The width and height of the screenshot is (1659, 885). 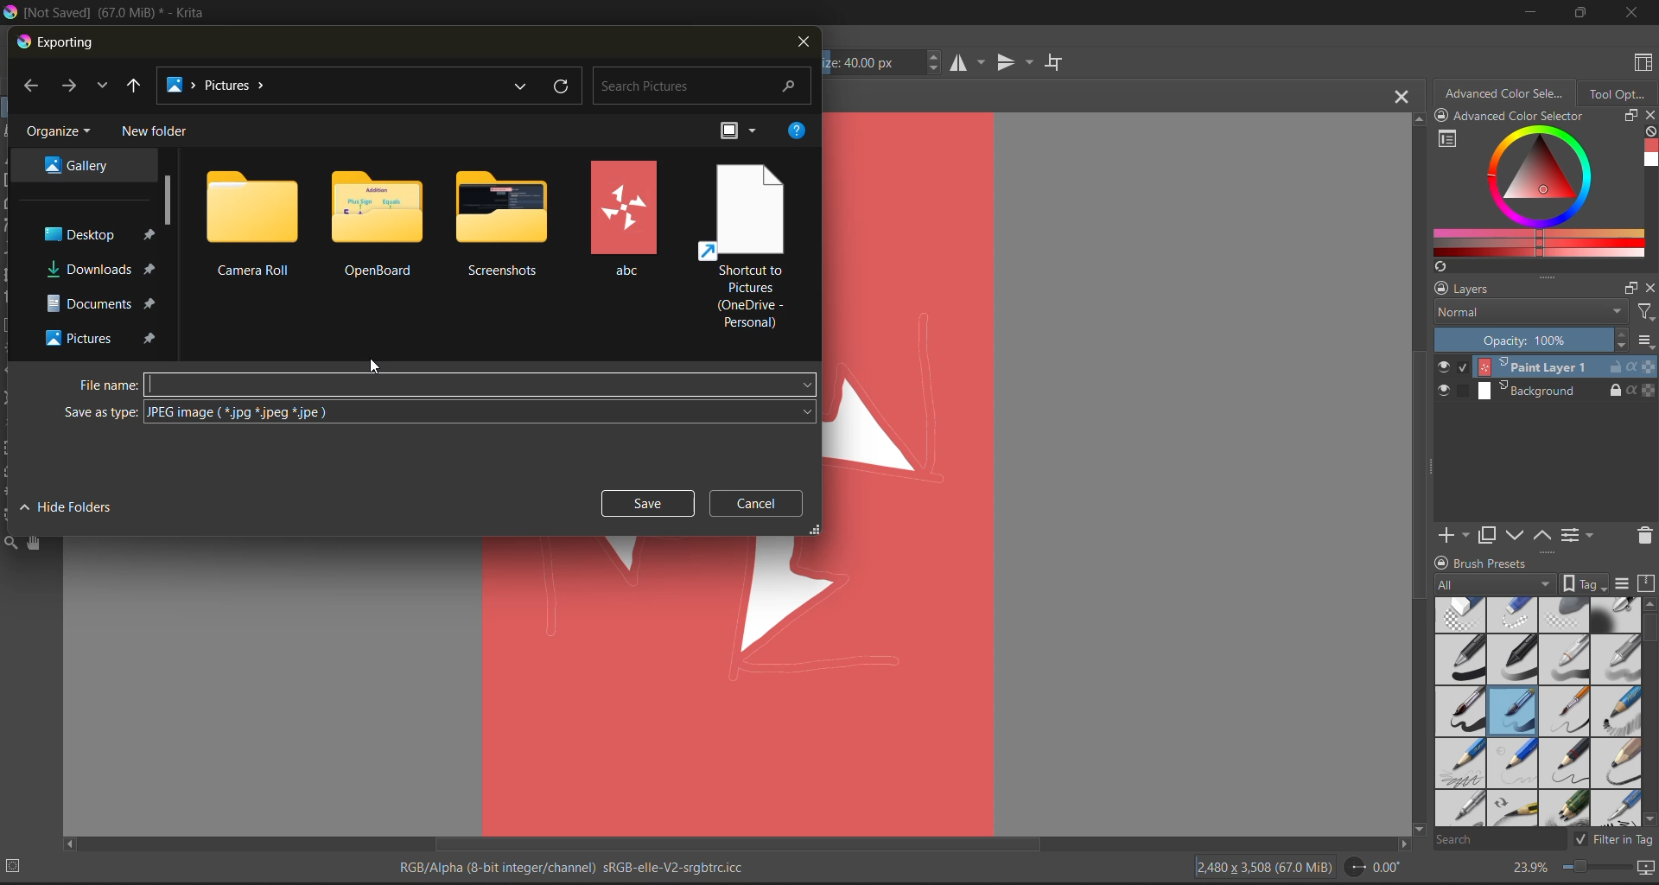 What do you see at coordinates (34, 543) in the screenshot?
I see `tools` at bounding box center [34, 543].